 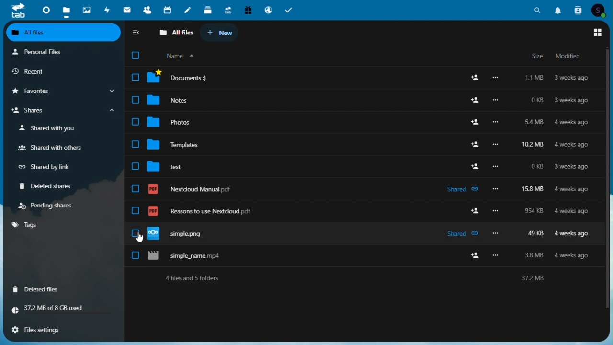 What do you see at coordinates (60, 329) in the screenshot?
I see `file settings` at bounding box center [60, 329].